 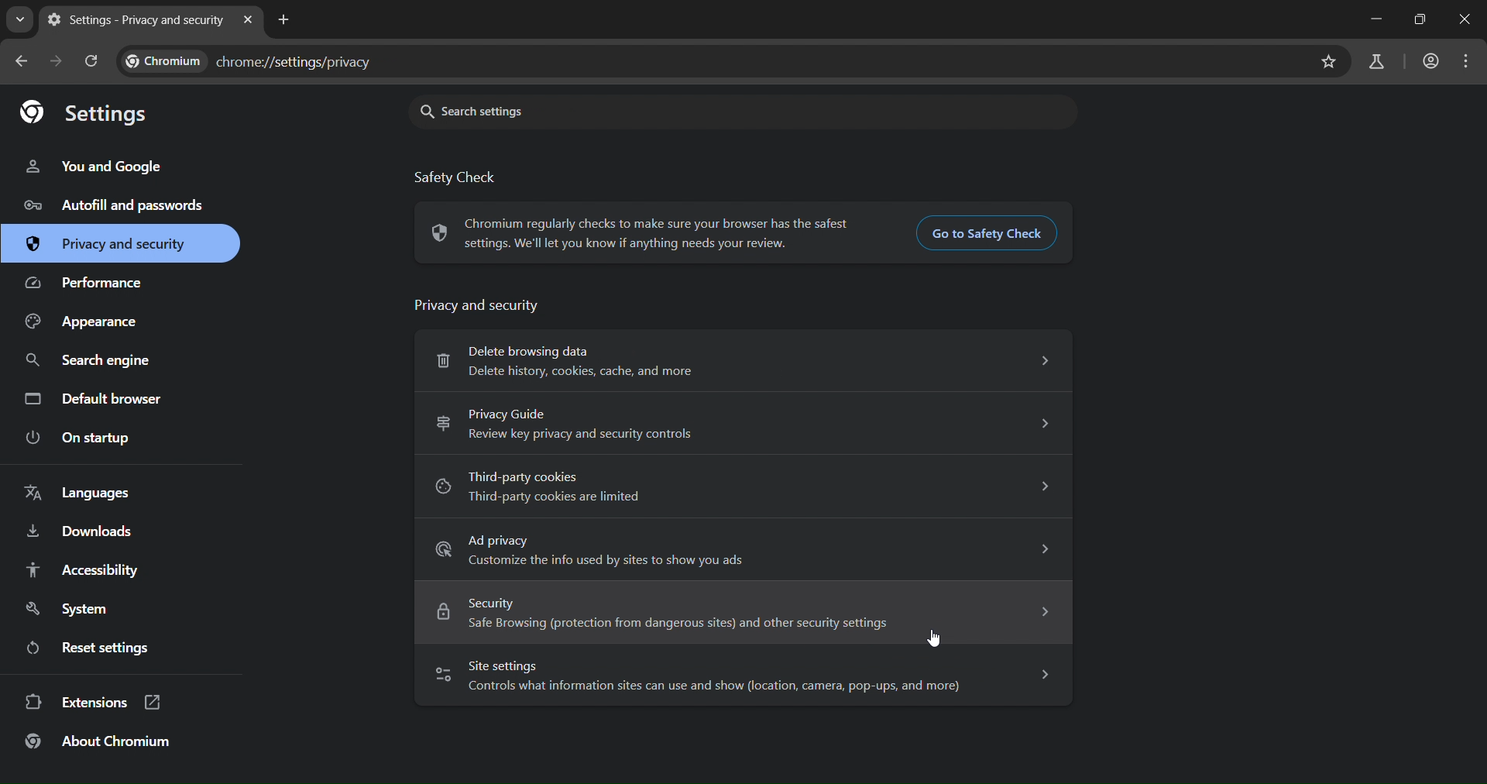 What do you see at coordinates (250, 21) in the screenshot?
I see `close tab` at bounding box center [250, 21].